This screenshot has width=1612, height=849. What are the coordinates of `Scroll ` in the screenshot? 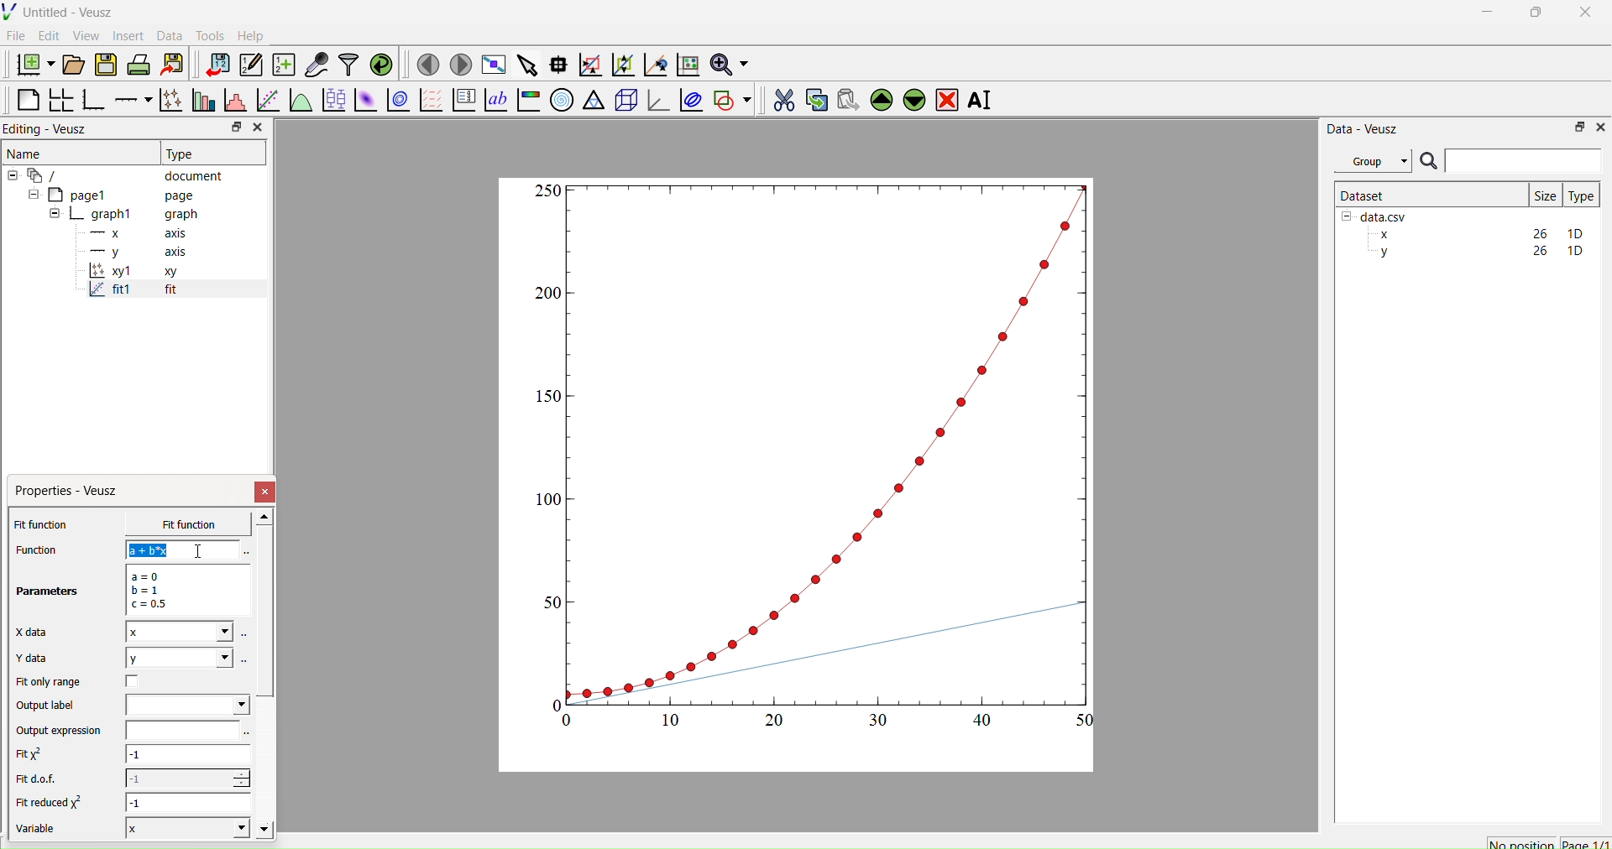 It's located at (265, 675).